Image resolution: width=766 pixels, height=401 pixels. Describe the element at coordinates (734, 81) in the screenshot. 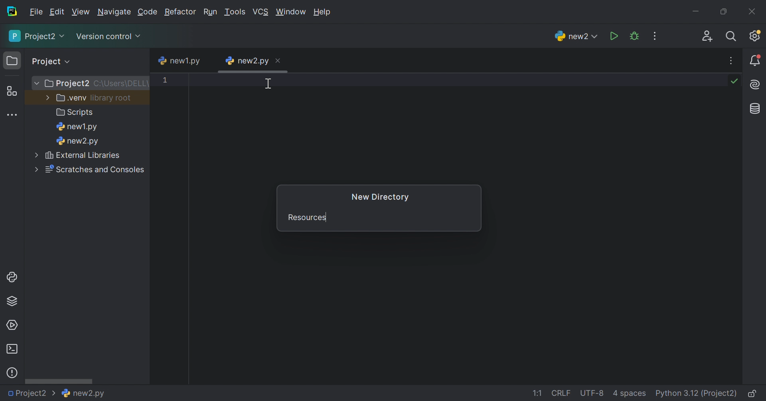

I see `No problems found` at that location.